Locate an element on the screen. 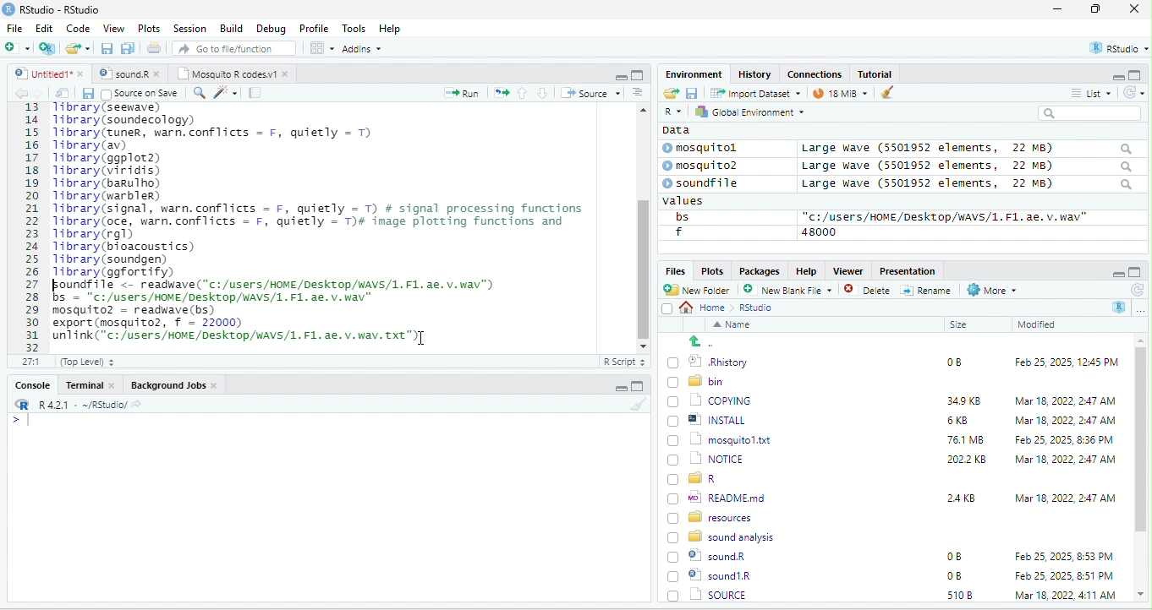 Image resolution: width=1152 pixels, height=610 pixels. maximize is located at coordinates (1135, 272).